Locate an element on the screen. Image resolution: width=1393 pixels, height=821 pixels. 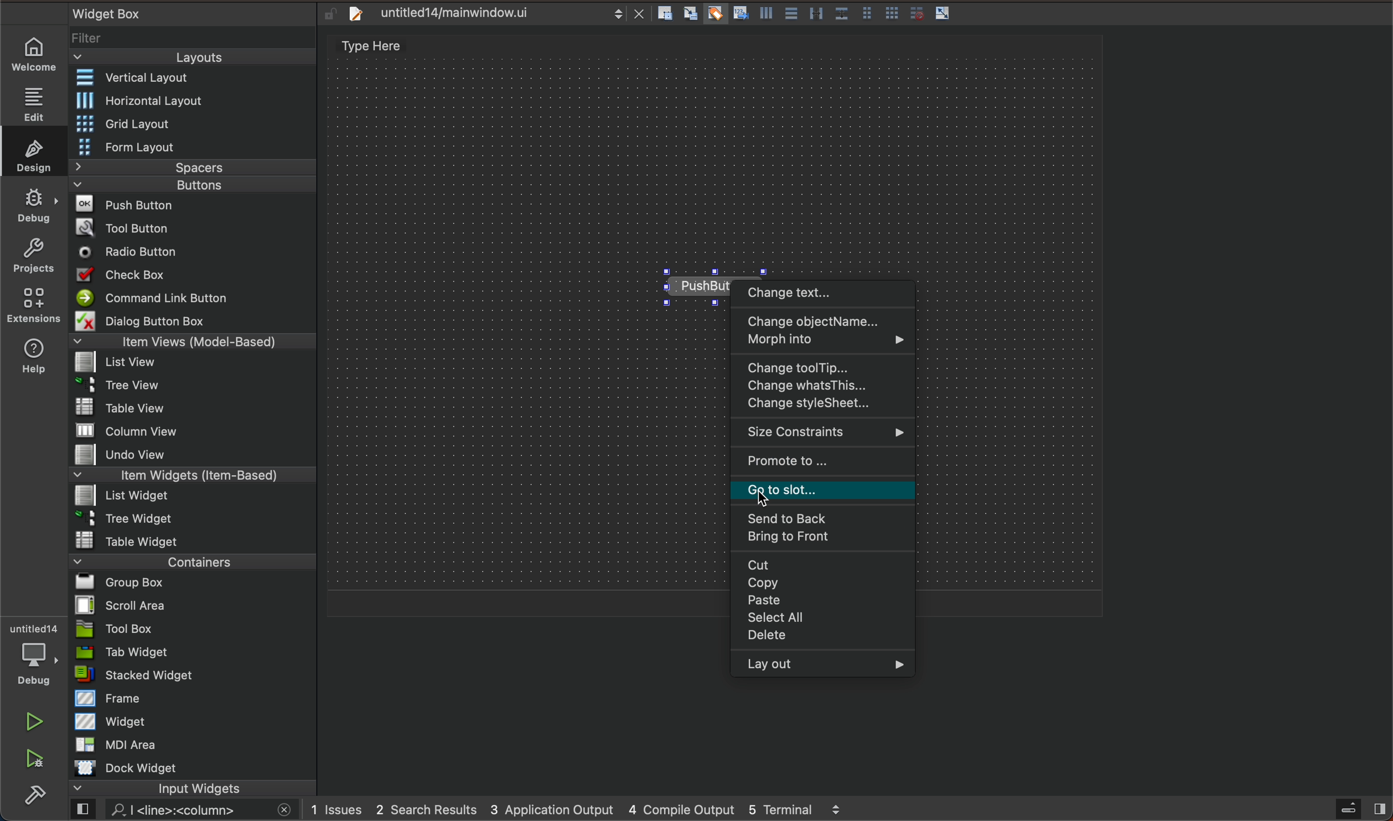
scroll area is located at coordinates (193, 606).